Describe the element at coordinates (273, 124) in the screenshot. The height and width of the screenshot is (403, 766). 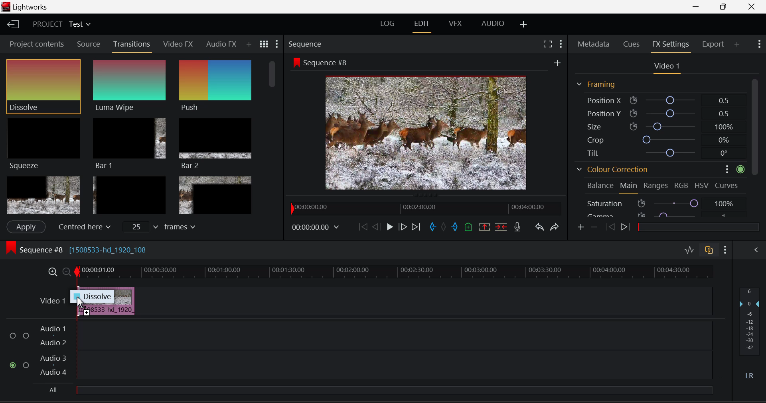
I see `Scroll Bar` at that location.